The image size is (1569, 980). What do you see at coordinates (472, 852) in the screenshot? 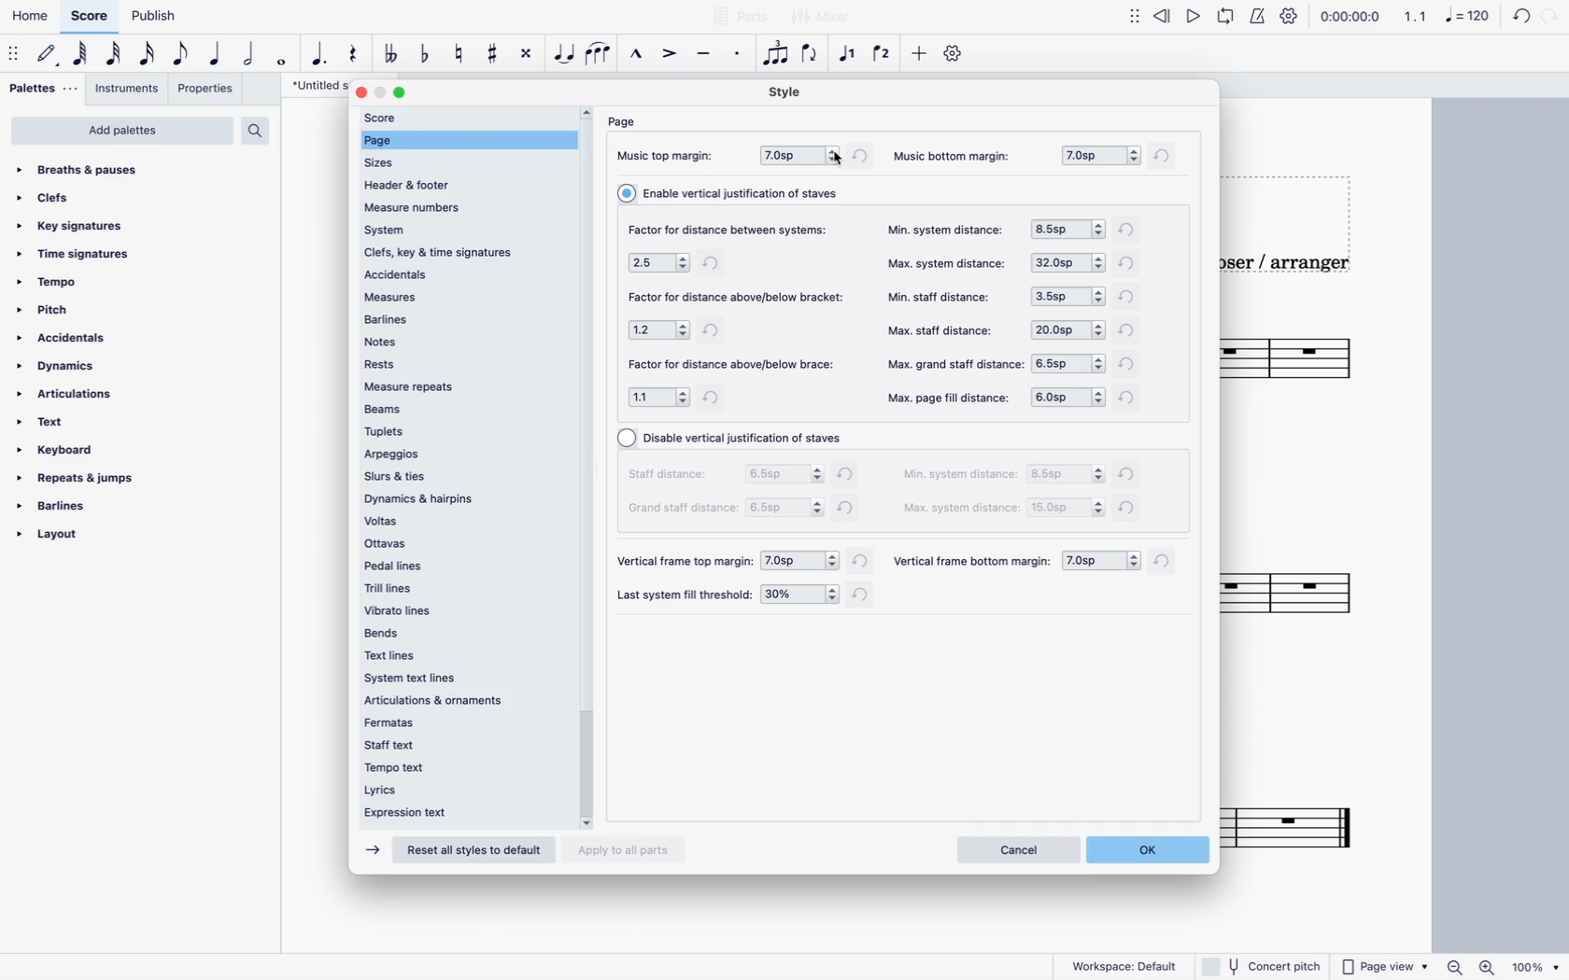
I see `reset all styles to default` at bounding box center [472, 852].